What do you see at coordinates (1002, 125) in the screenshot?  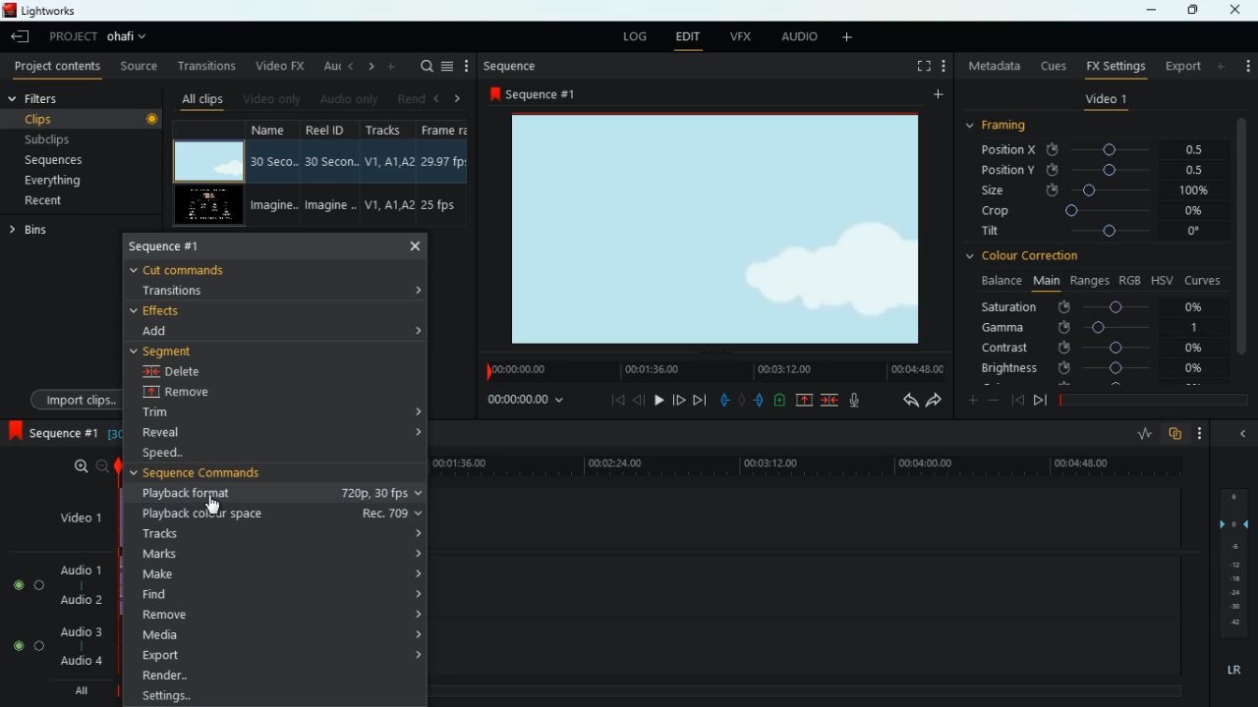 I see `framing` at bounding box center [1002, 125].